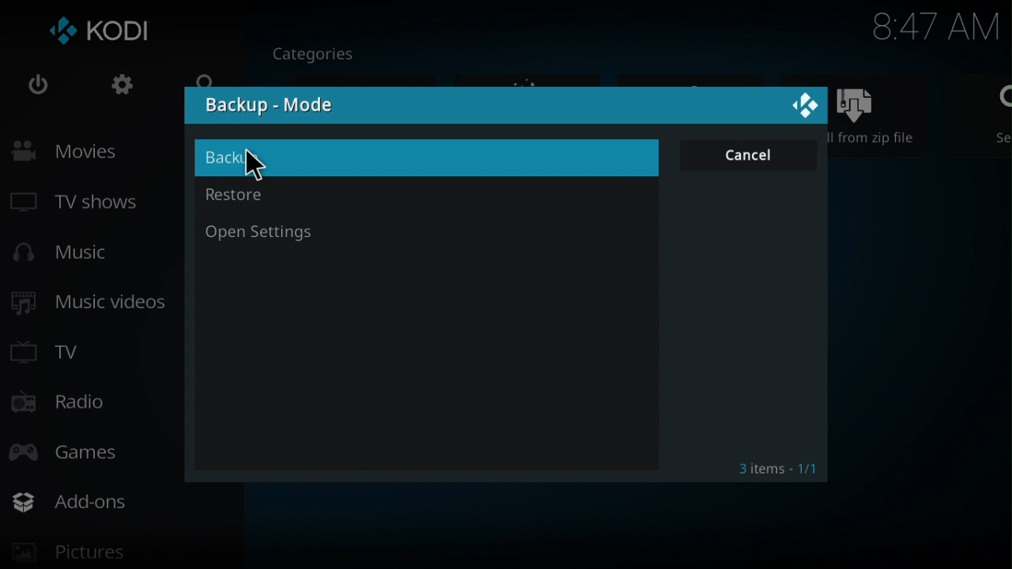 The height and width of the screenshot is (569, 1012). I want to click on TV, so click(56, 349).